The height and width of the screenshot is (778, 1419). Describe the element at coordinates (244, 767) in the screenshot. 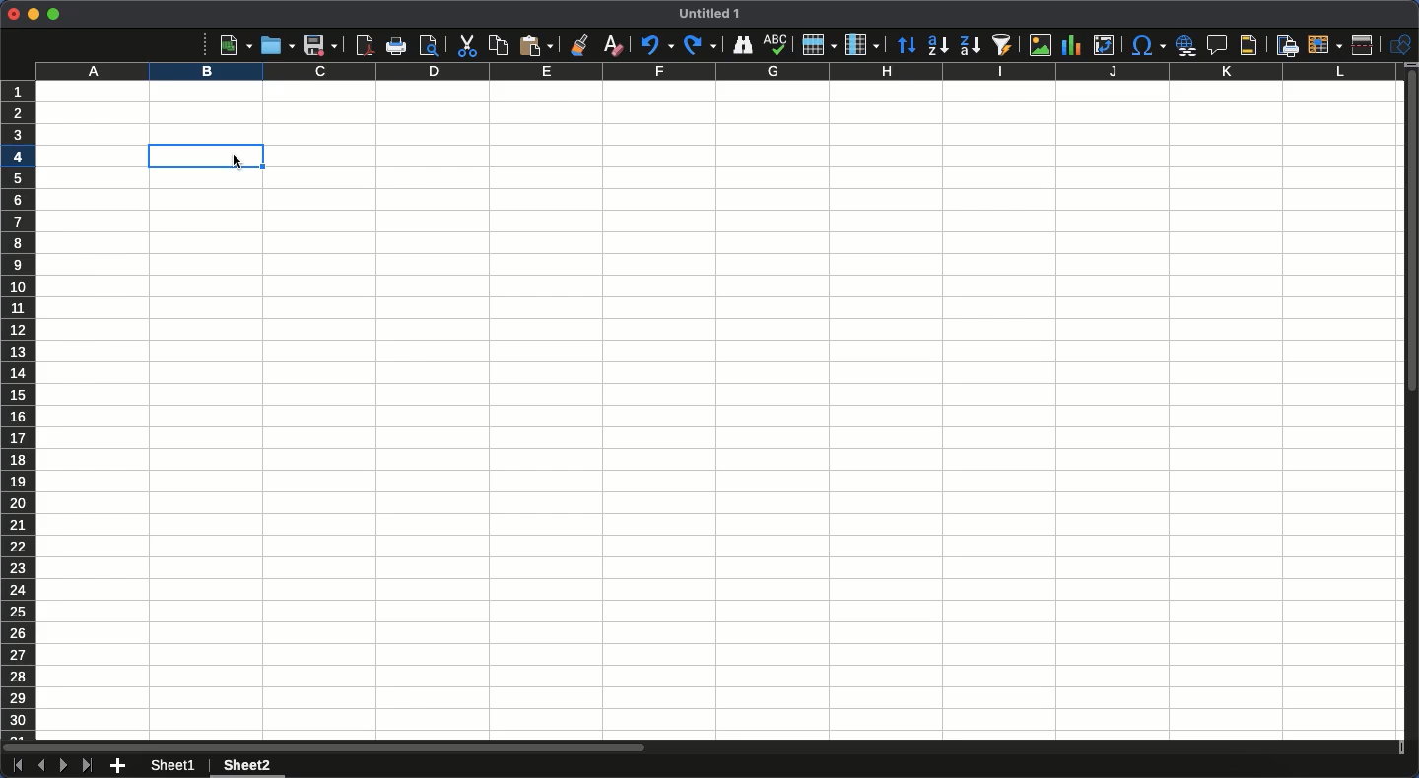

I see `Sheet 2` at that location.